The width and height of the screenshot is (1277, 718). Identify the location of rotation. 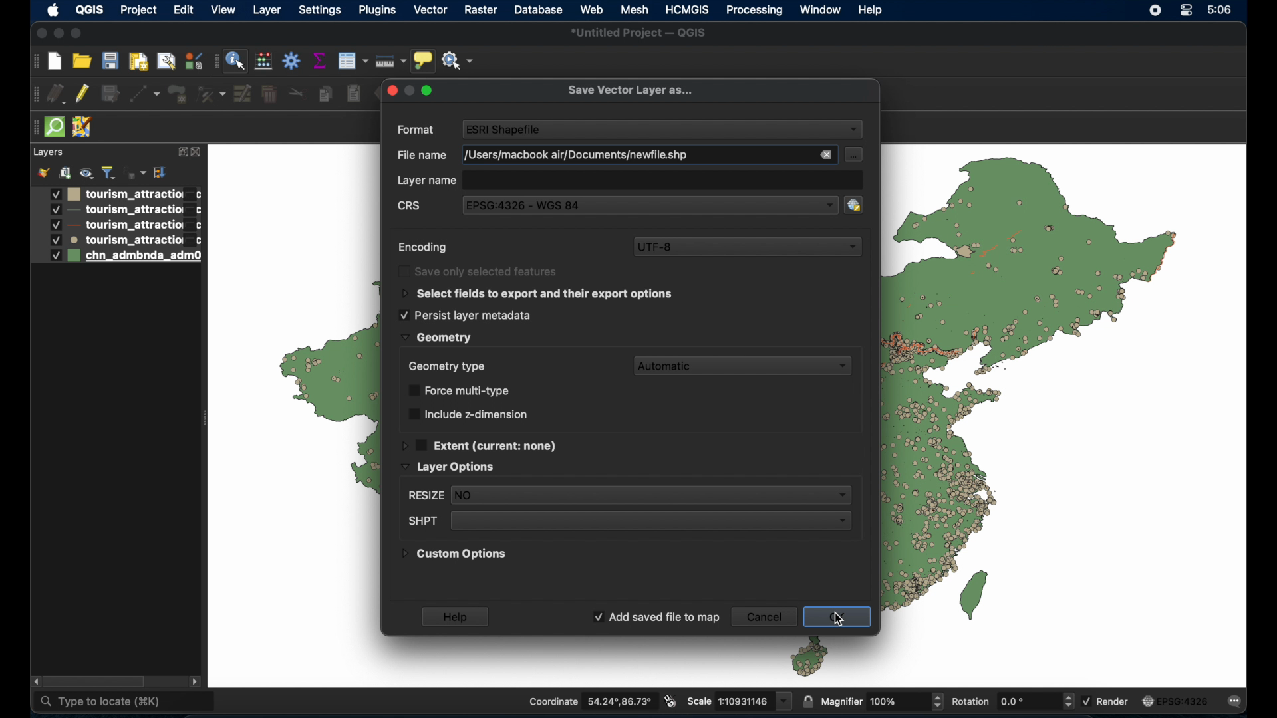
(1012, 700).